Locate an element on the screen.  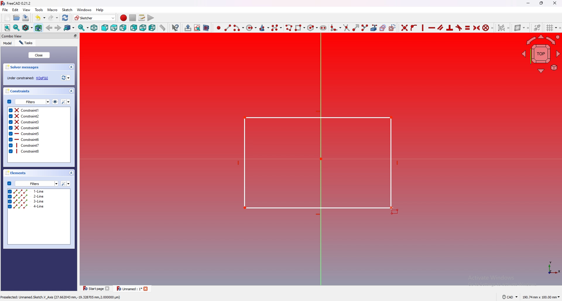
pop out is located at coordinates (75, 36).